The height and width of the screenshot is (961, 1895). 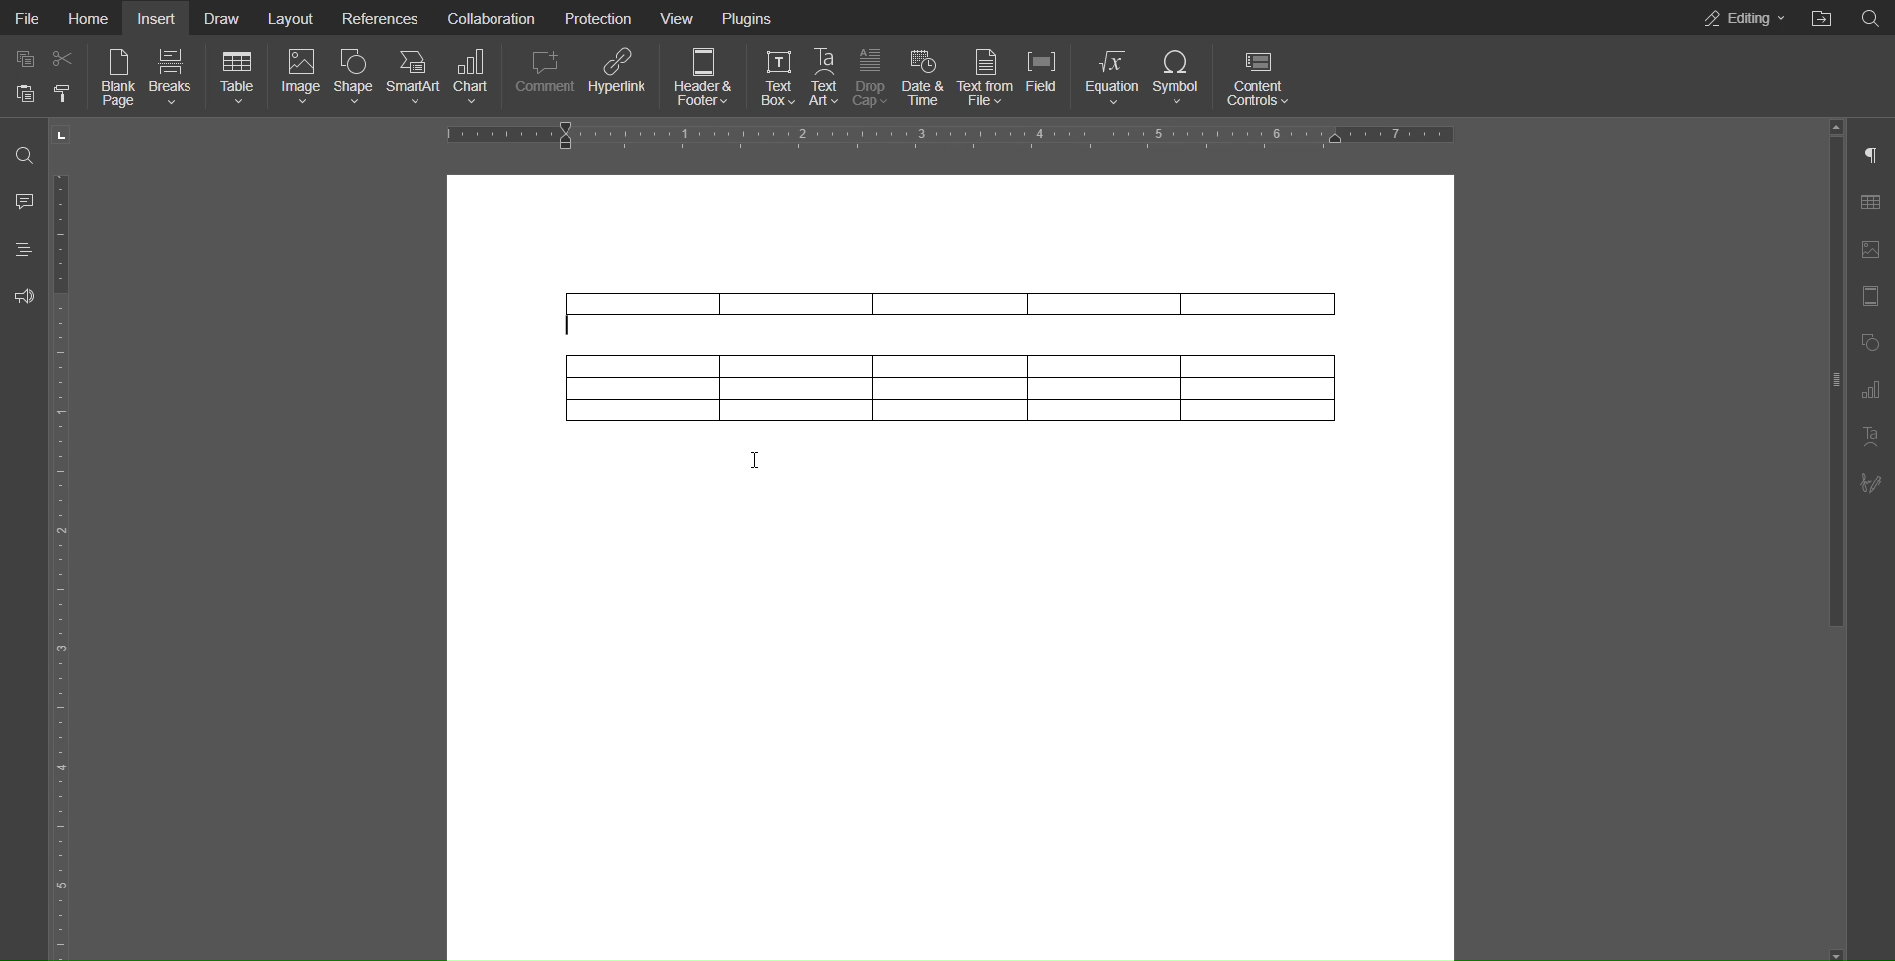 I want to click on Insert, so click(x=157, y=17).